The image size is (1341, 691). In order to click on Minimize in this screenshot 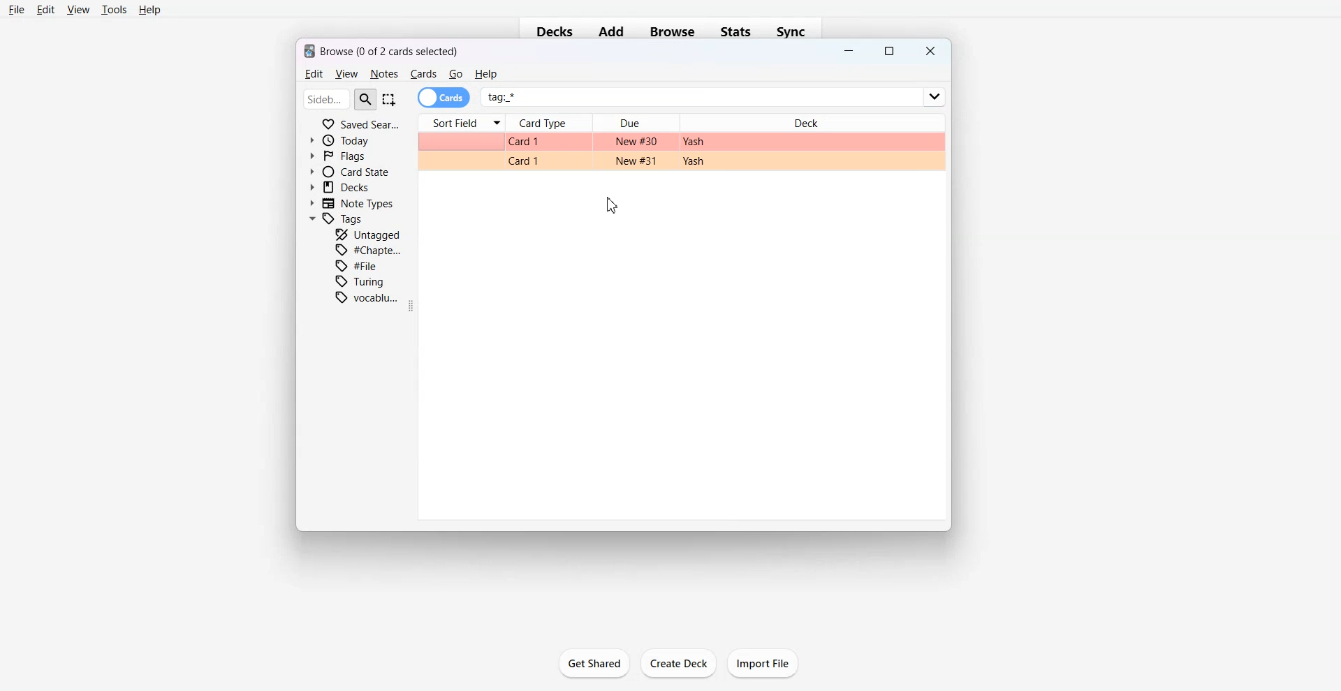, I will do `click(849, 52)`.